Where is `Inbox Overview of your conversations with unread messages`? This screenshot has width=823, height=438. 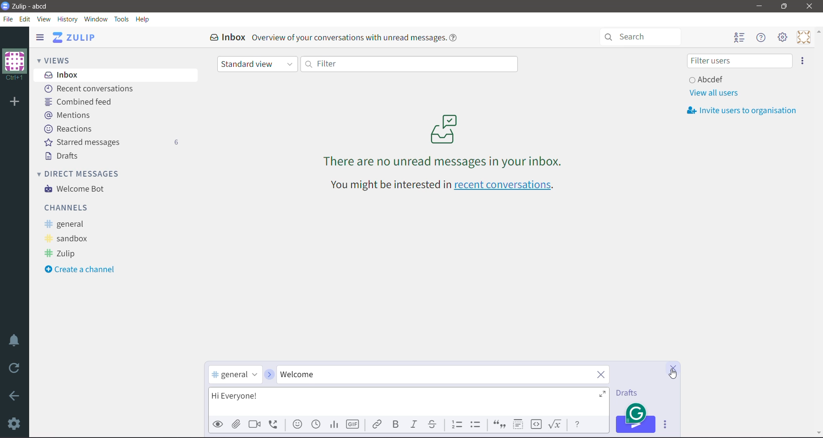
Inbox Overview of your conversations with unread messages is located at coordinates (336, 37).